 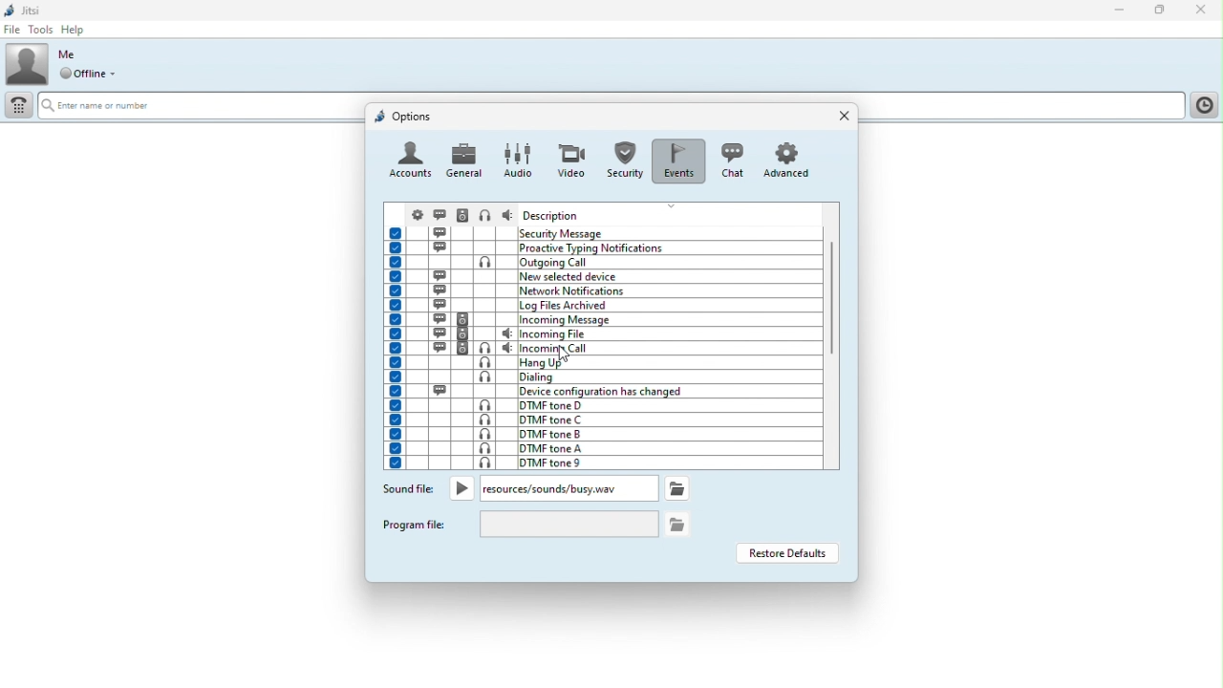 What do you see at coordinates (67, 64) in the screenshot?
I see `Profile picture and online status` at bounding box center [67, 64].